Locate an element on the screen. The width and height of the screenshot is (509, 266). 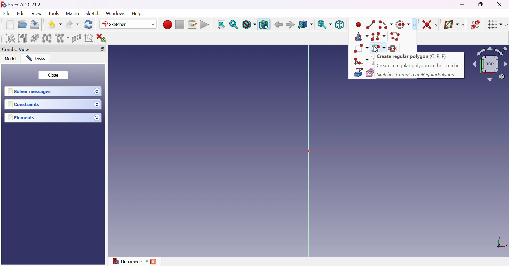
Rectangular array is located at coordinates (76, 38).